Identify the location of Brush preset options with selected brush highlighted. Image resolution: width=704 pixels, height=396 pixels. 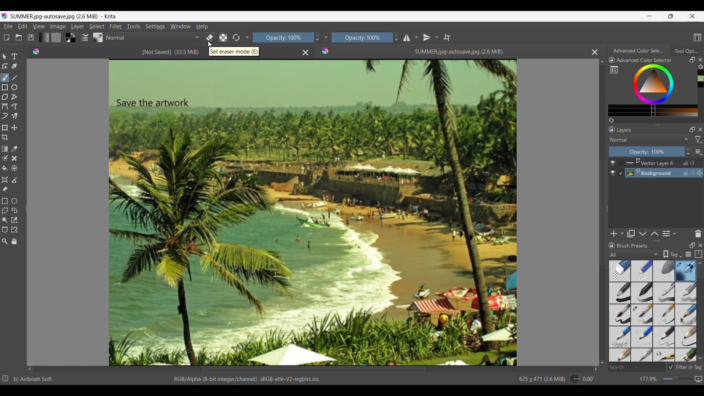
(653, 311).